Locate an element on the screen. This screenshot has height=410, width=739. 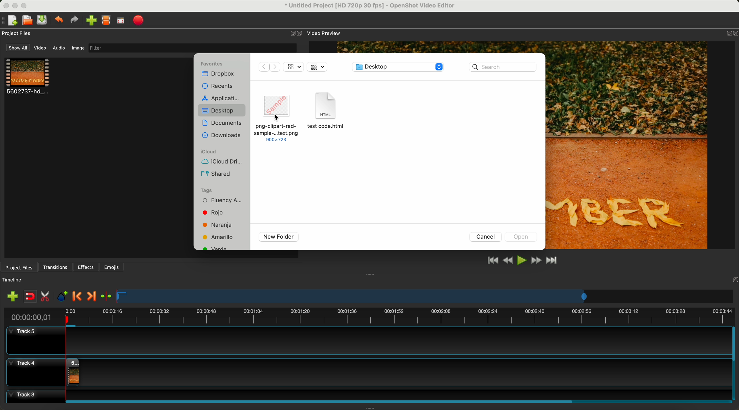
audio is located at coordinates (59, 48).